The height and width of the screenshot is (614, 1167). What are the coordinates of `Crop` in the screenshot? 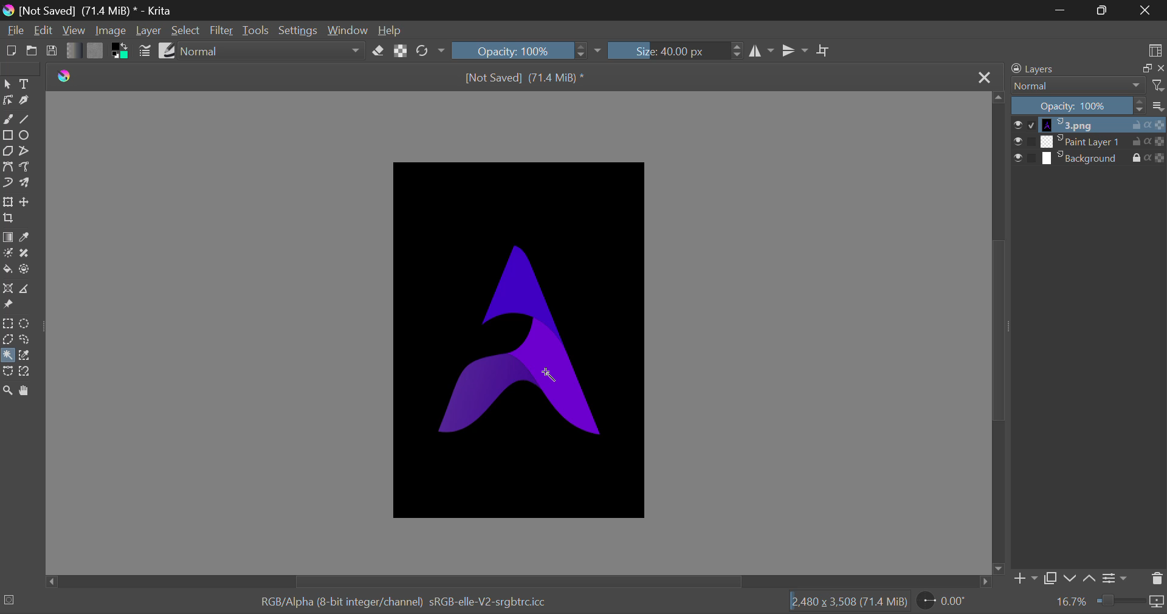 It's located at (825, 52).